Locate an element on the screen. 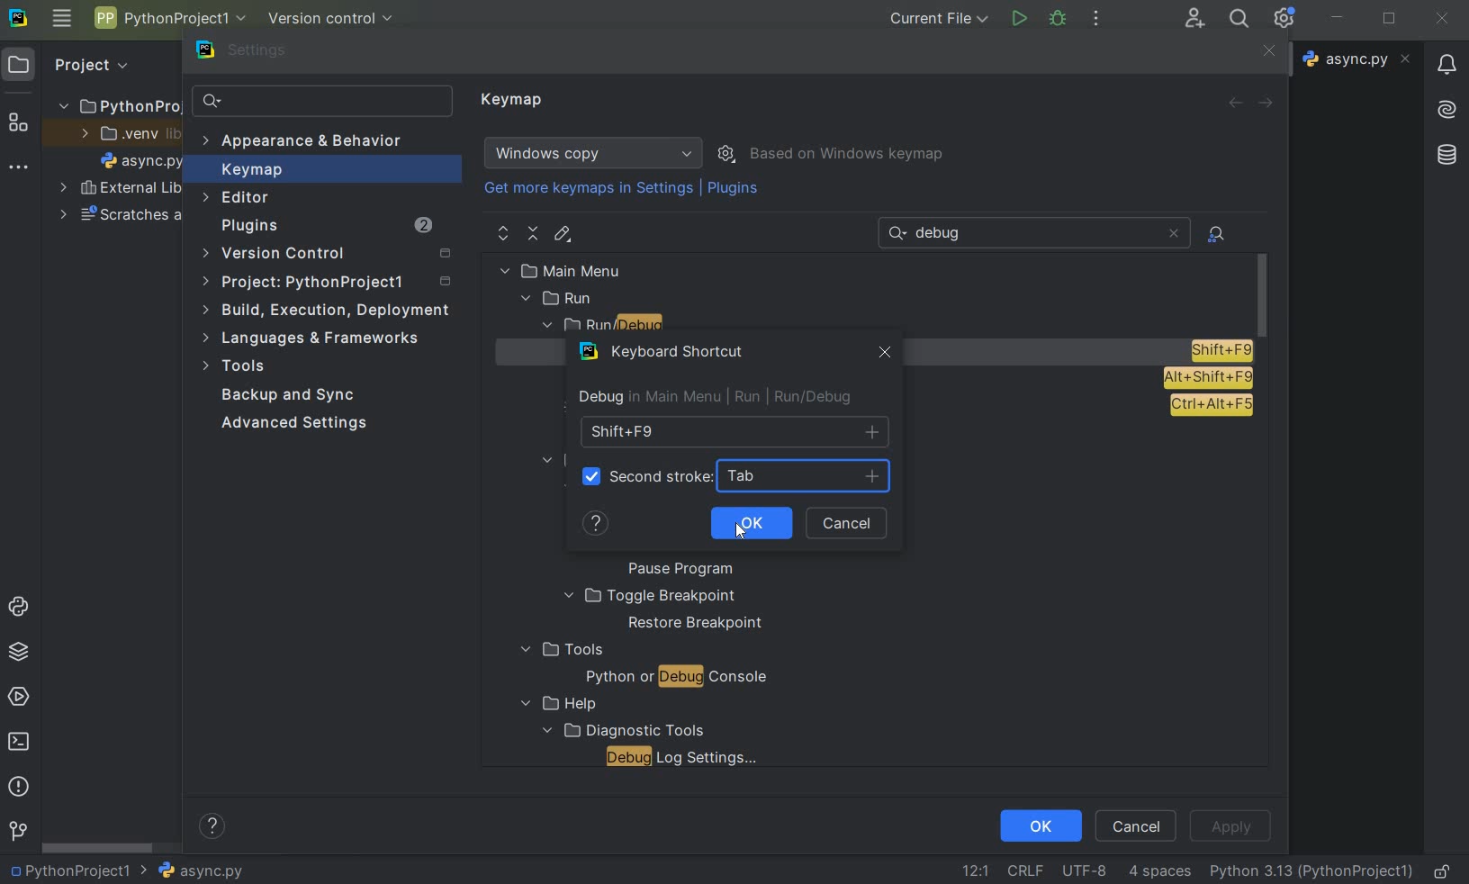 This screenshot has height=884, width=1469. editor is located at coordinates (238, 197).